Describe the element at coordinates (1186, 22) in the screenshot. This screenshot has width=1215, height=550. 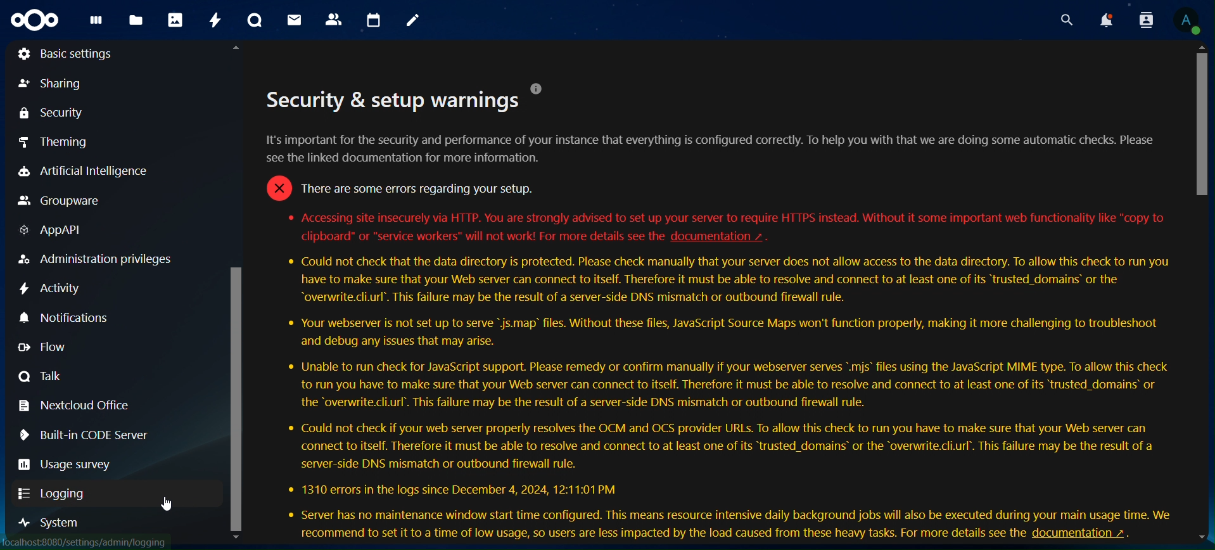
I see `view profile` at that location.